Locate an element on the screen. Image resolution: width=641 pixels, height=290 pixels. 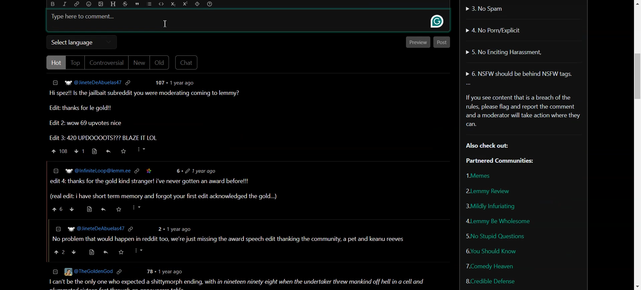
Collapse is located at coordinates (55, 83).